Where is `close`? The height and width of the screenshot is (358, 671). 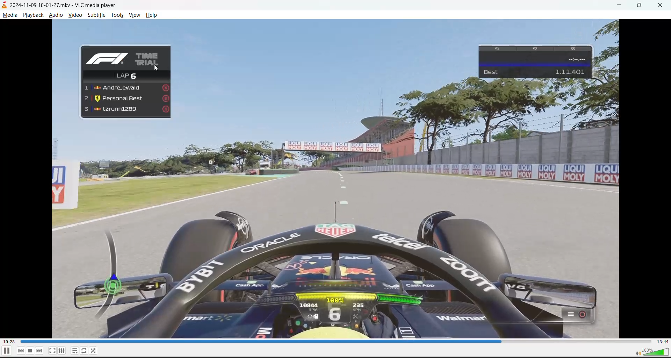 close is located at coordinates (661, 6).